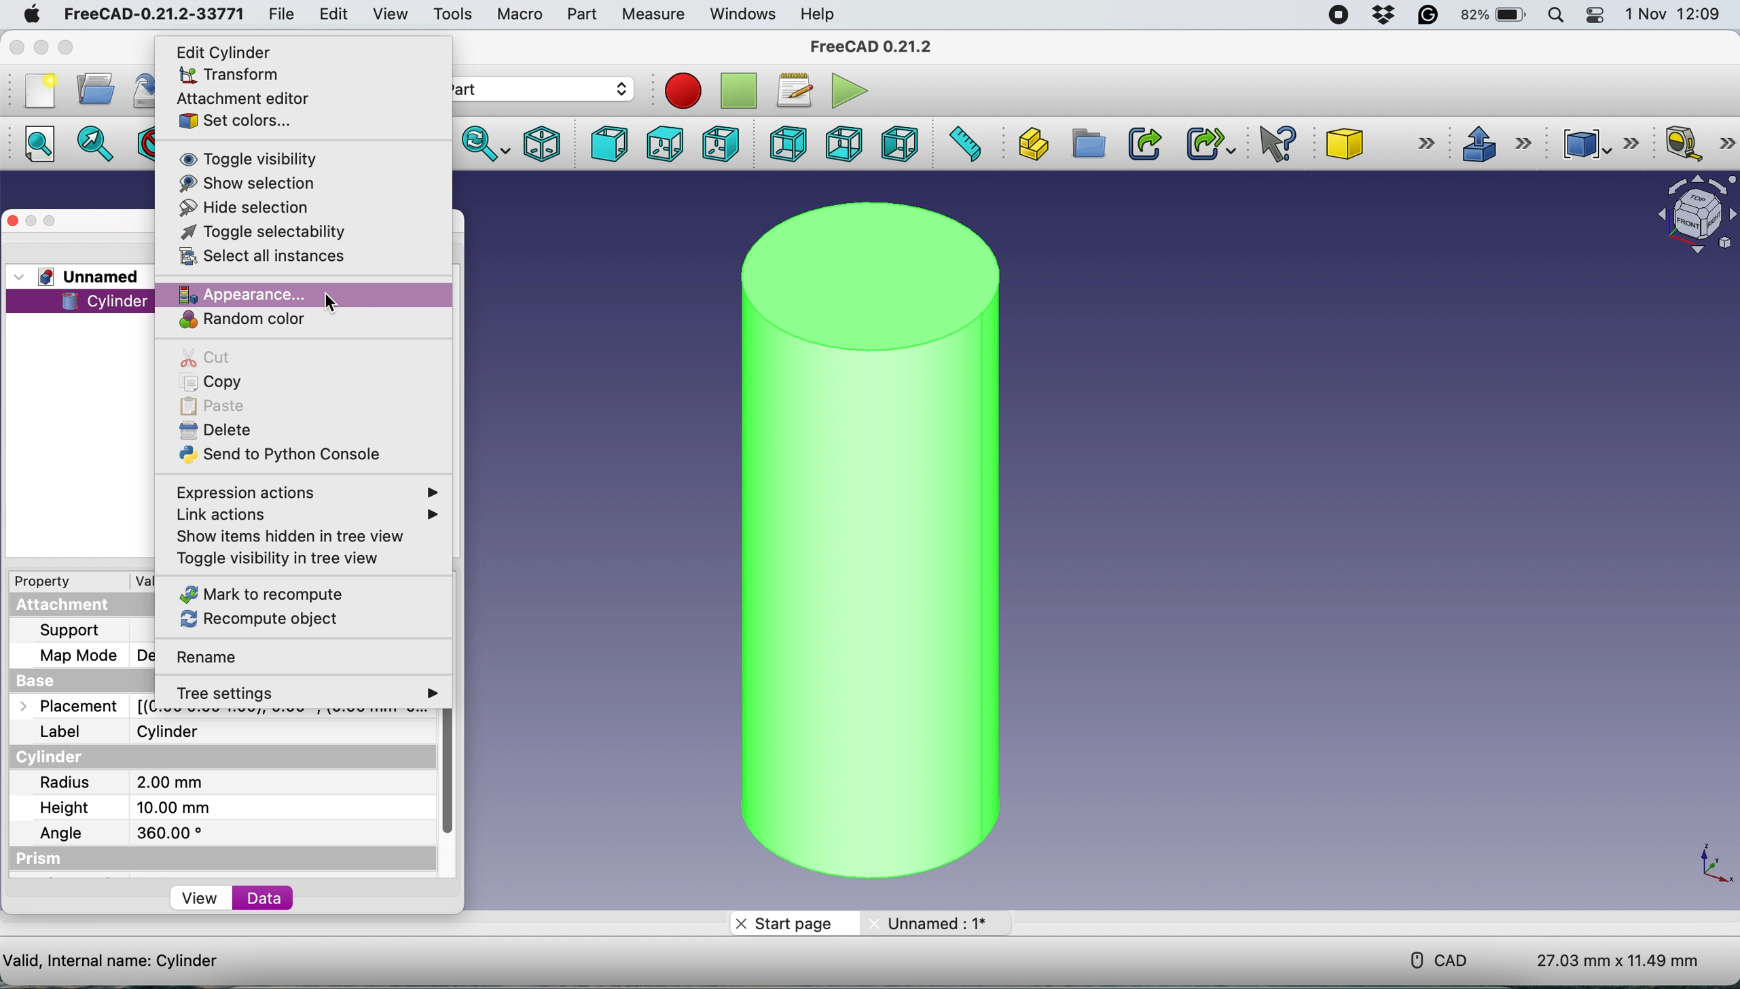  What do you see at coordinates (233, 75) in the screenshot?
I see `transform` at bounding box center [233, 75].